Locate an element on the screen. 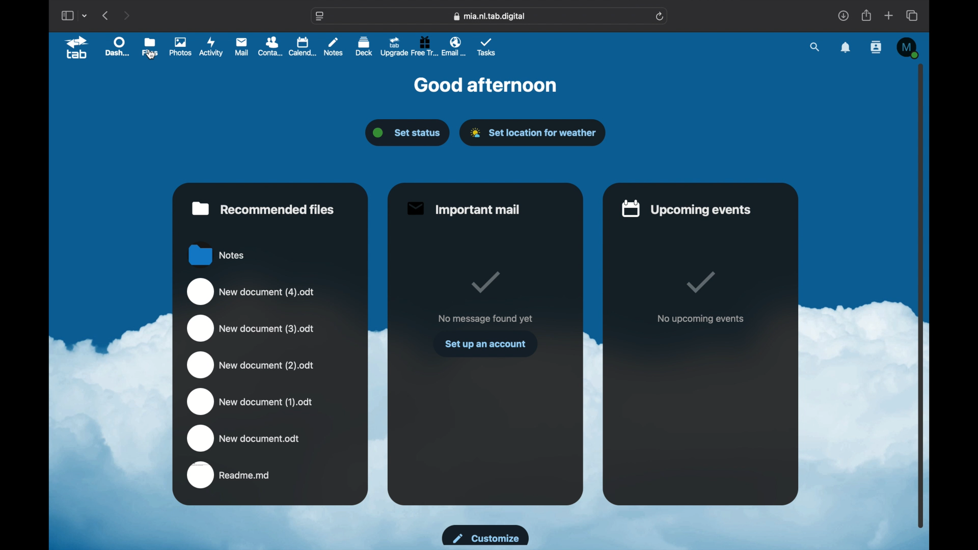 The image size is (978, 550). contacts is located at coordinates (877, 47).